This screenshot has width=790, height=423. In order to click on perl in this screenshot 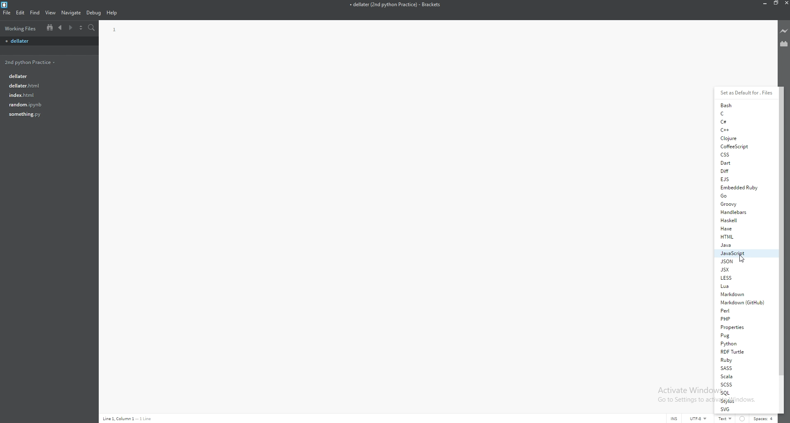, I will do `click(744, 310)`.